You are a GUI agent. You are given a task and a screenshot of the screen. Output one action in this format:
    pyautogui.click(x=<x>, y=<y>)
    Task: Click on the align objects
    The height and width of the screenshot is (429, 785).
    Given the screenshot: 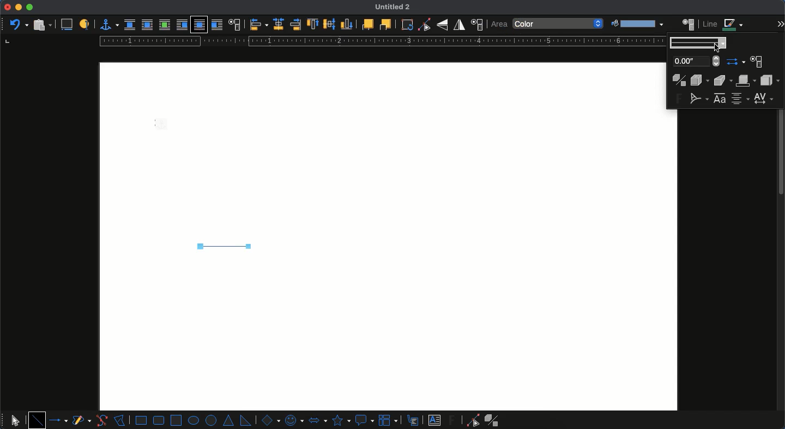 What is the action you would take?
    pyautogui.click(x=259, y=24)
    